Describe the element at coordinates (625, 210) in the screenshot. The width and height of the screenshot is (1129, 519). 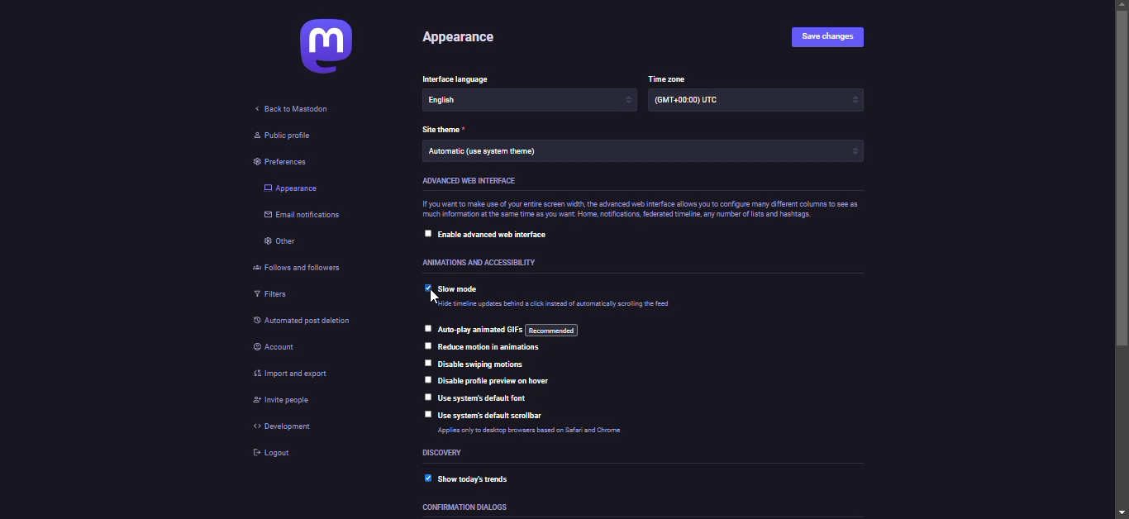
I see `if you want to make use of your entire screen  width, the advanced web interface allows you to configure many different columns to see as much information at the same time as you want Home, notifications, federated timeline, any number of lists and hashtags` at that location.